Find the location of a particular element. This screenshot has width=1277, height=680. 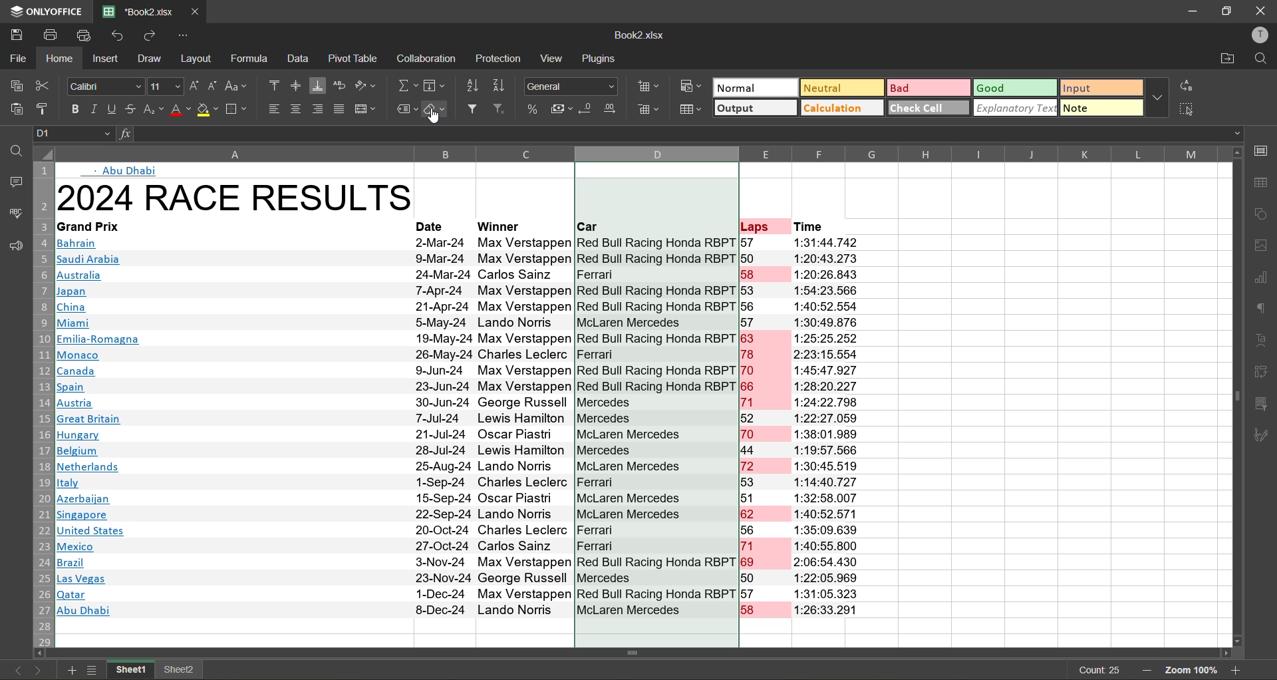

conditional formatting is located at coordinates (692, 86).